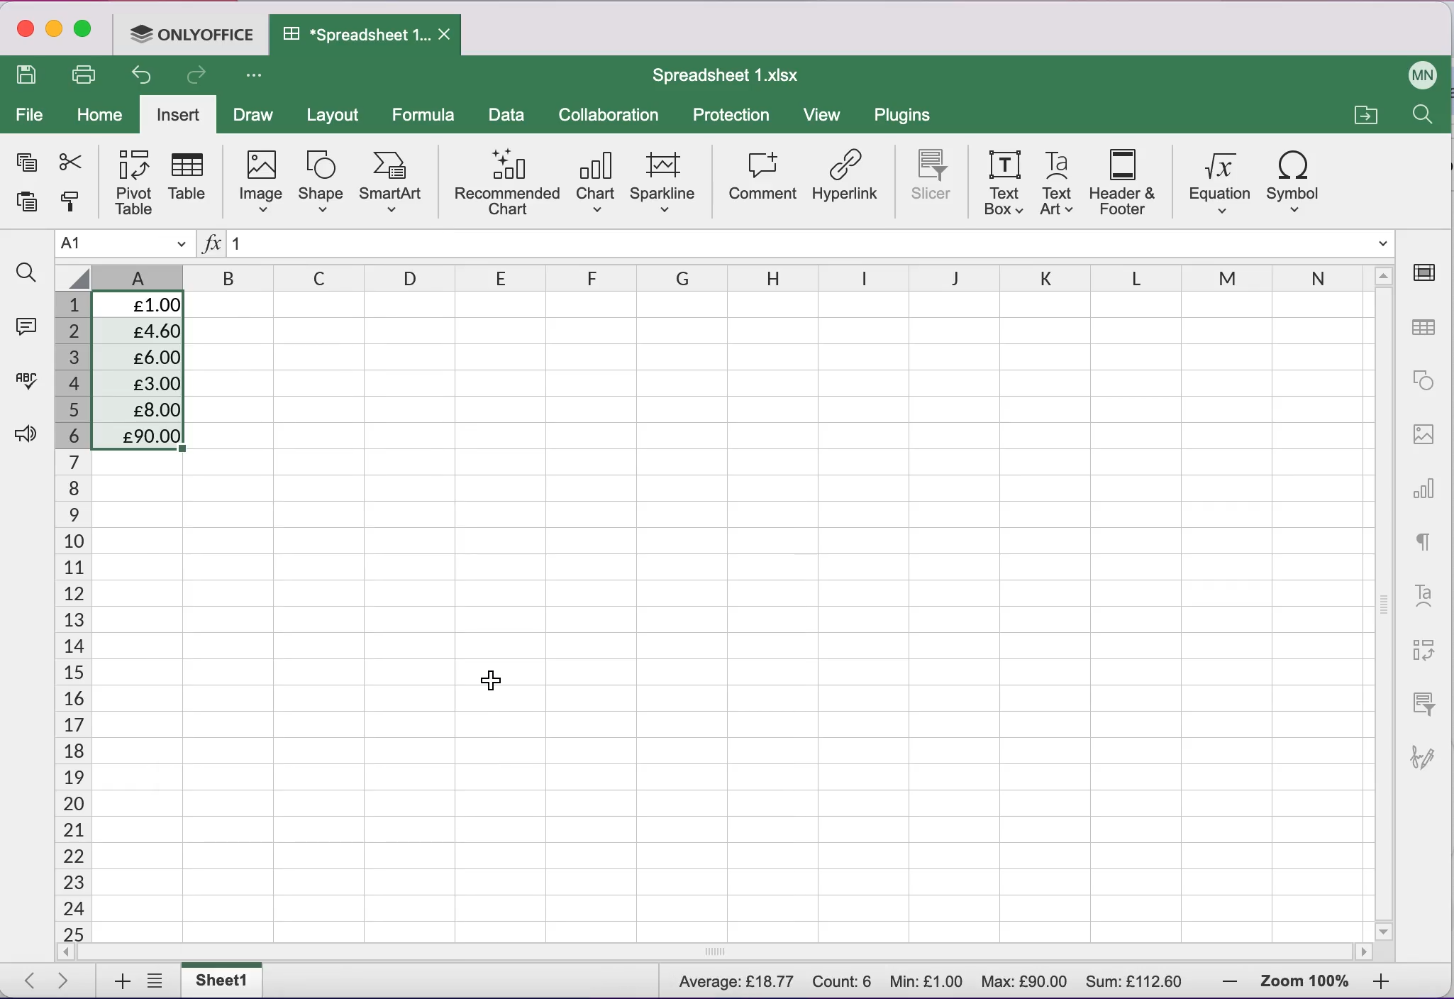 This screenshot has width=1454, height=999. What do you see at coordinates (1425, 760) in the screenshot?
I see `signature` at bounding box center [1425, 760].